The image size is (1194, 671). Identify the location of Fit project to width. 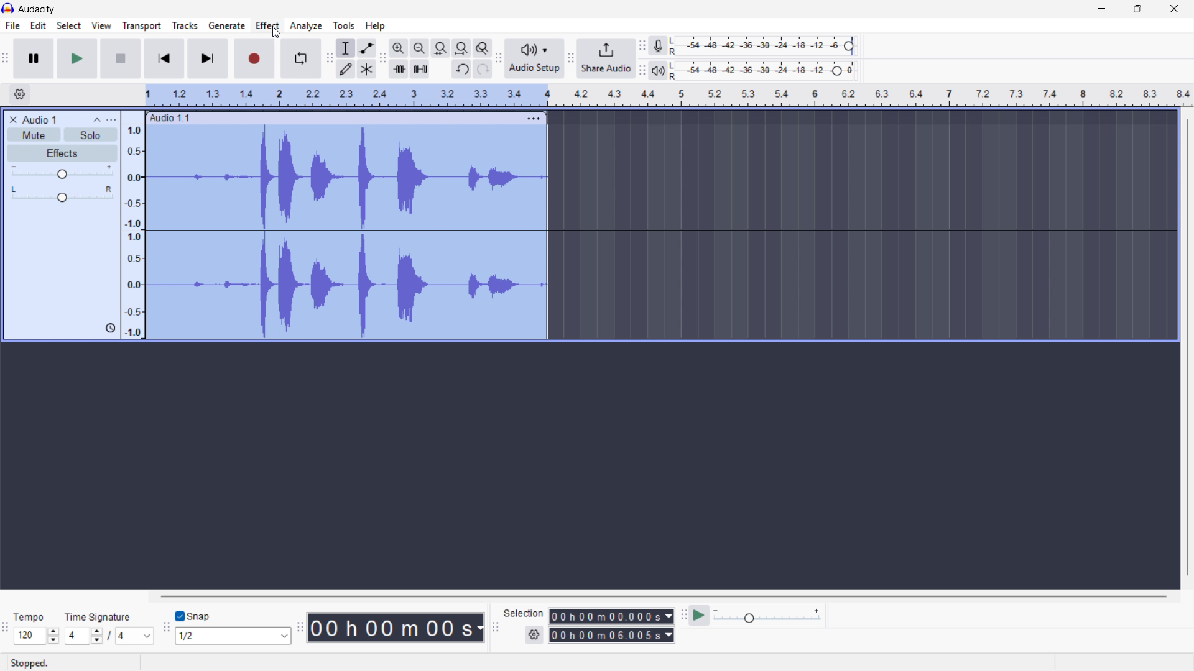
(462, 47).